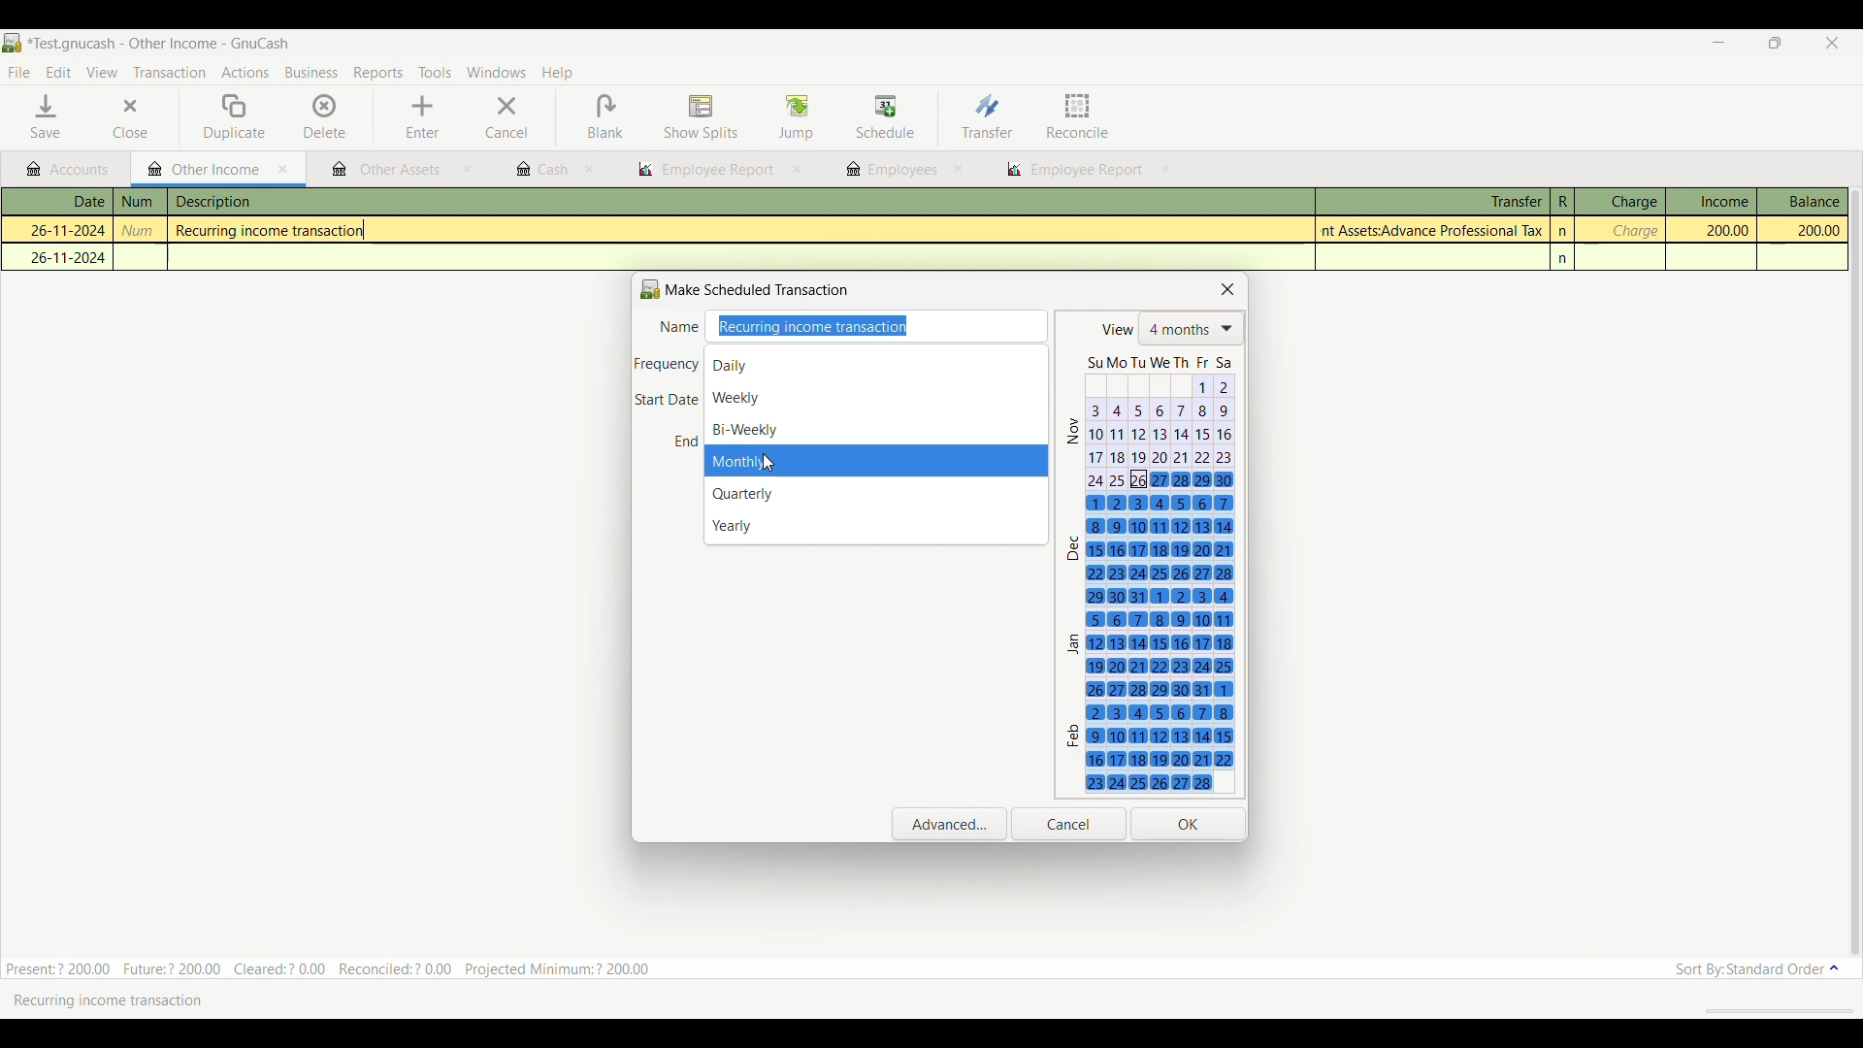 This screenshot has width=1863, height=1048. I want to click on num, so click(140, 202).